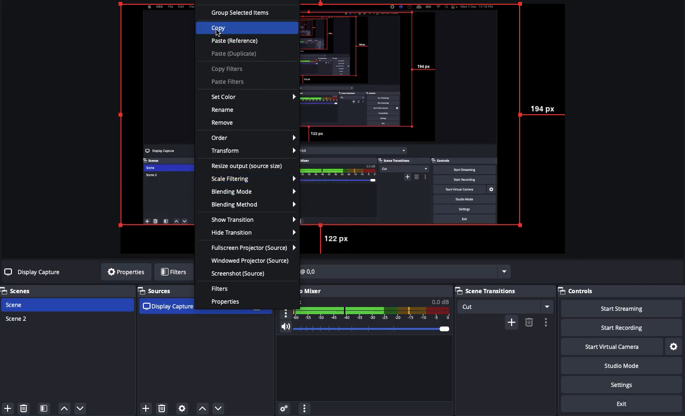 The width and height of the screenshot is (685, 416). I want to click on Filters, so click(173, 271).